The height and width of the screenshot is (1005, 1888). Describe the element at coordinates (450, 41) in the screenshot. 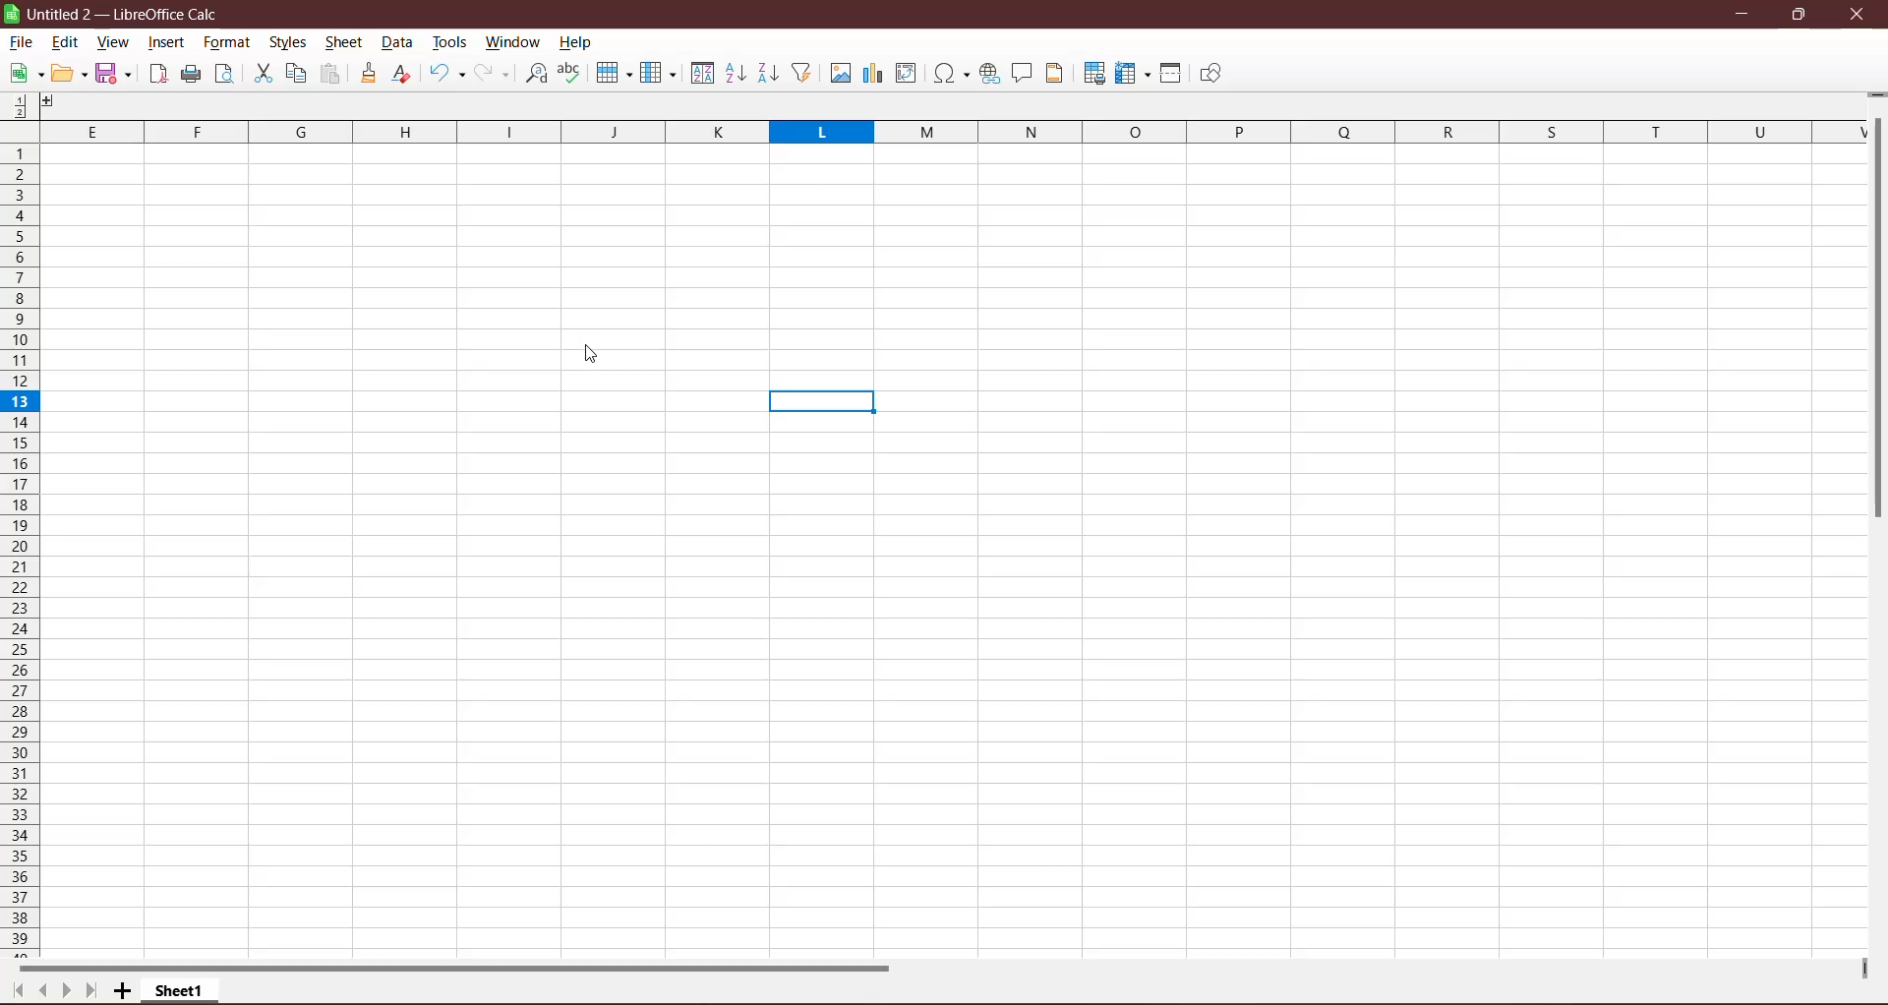

I see `Tools` at that location.